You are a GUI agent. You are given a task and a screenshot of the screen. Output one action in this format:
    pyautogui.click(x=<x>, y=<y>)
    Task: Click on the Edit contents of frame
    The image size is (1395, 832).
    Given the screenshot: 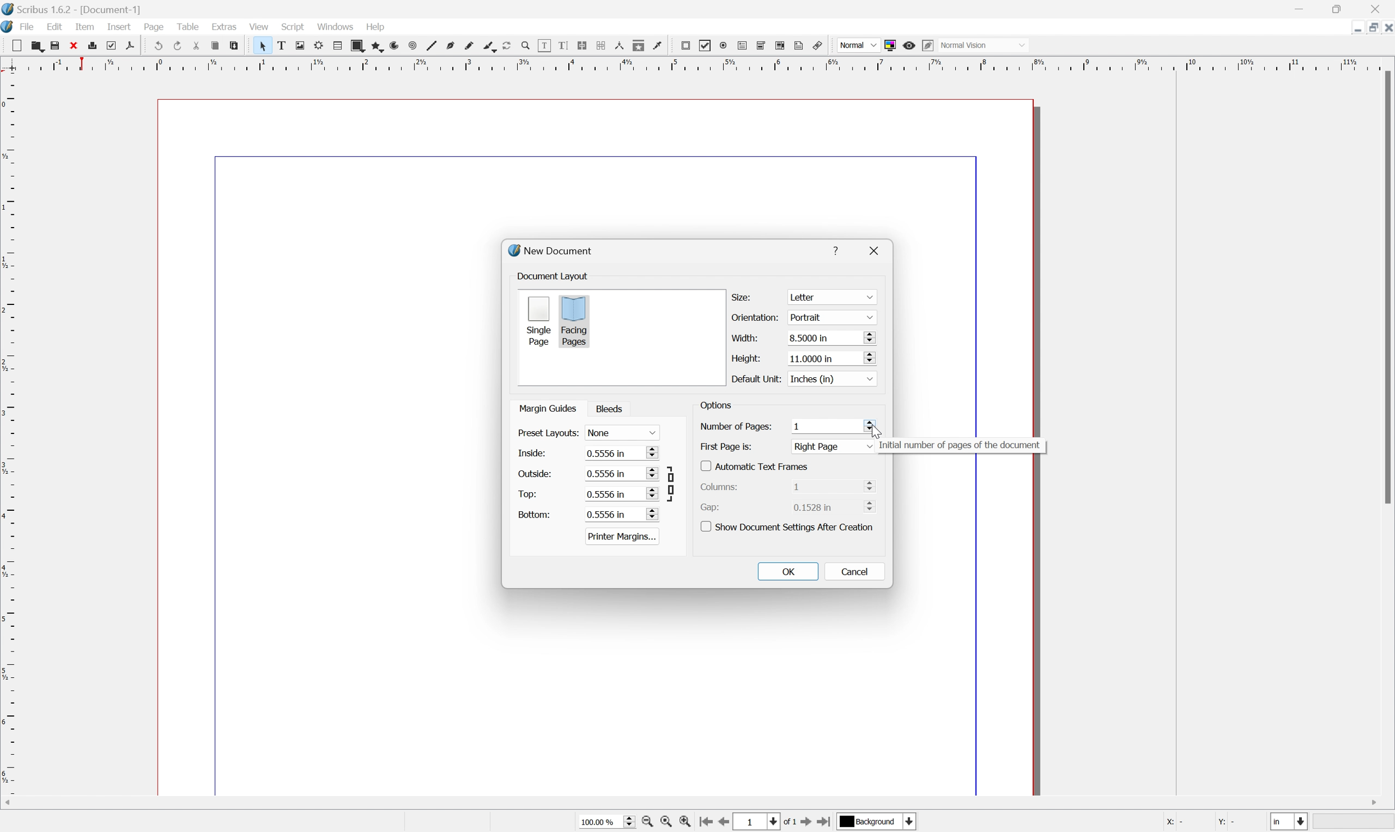 What is the action you would take?
    pyautogui.click(x=544, y=45)
    